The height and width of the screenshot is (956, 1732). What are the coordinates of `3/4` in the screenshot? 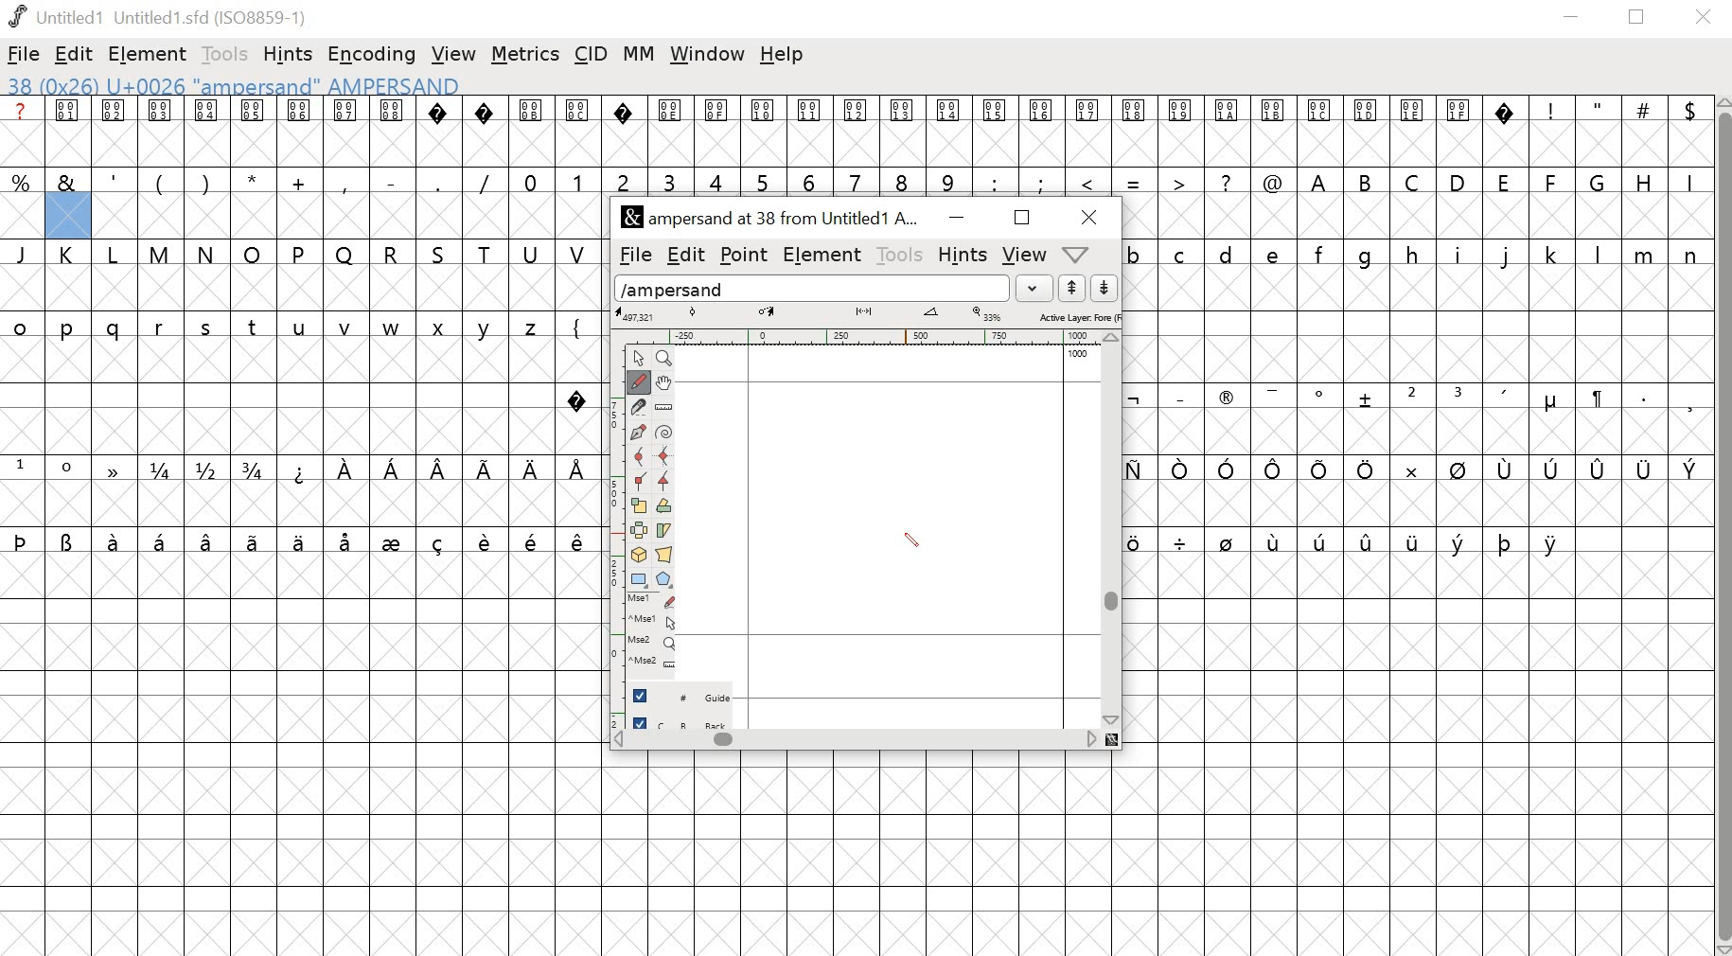 It's located at (256, 469).